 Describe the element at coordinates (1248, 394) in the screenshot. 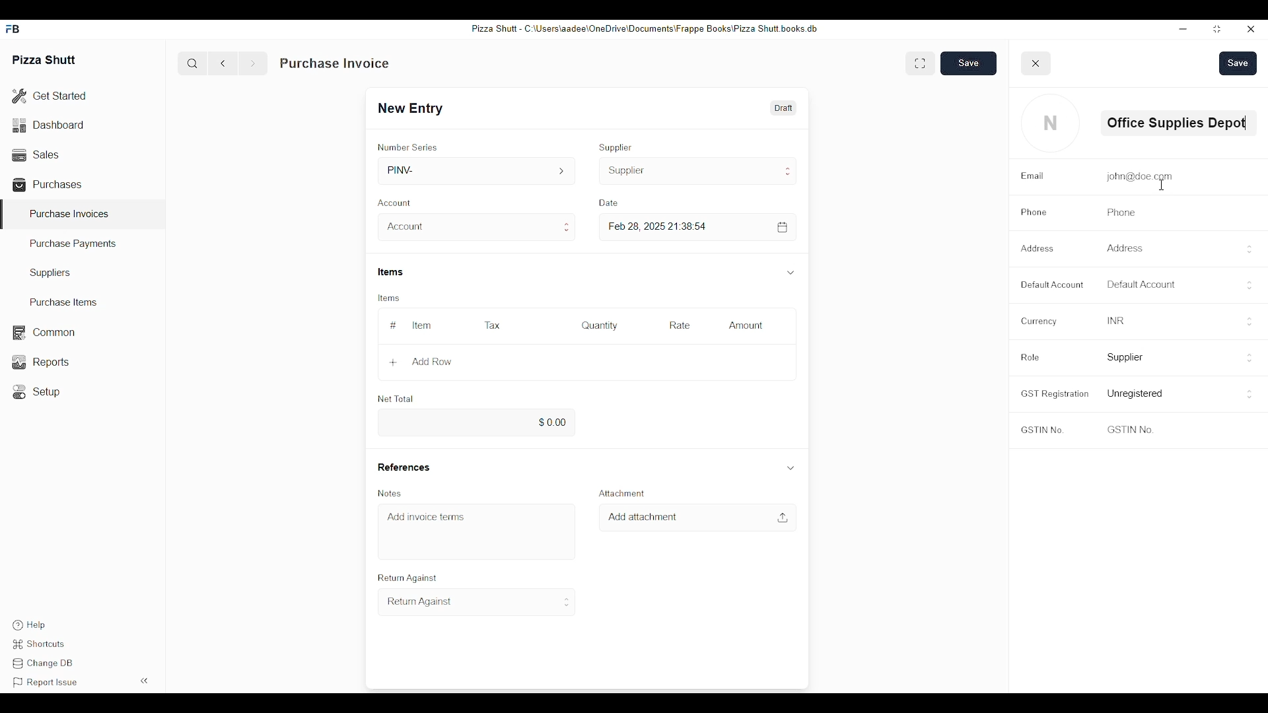

I see `buttons` at that location.